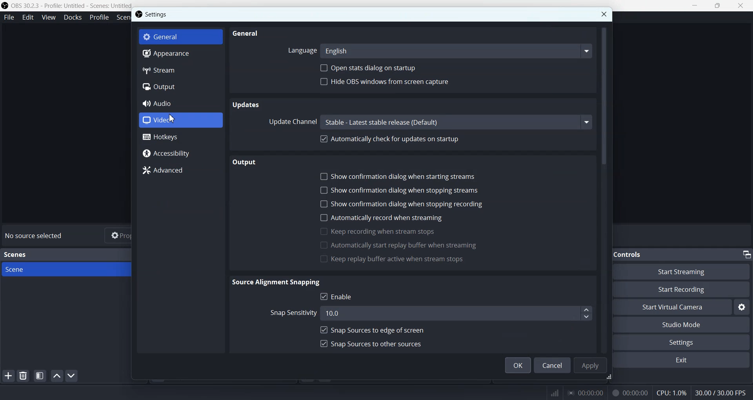 The image size is (753, 400). Describe the element at coordinates (180, 103) in the screenshot. I see `Audio` at that location.